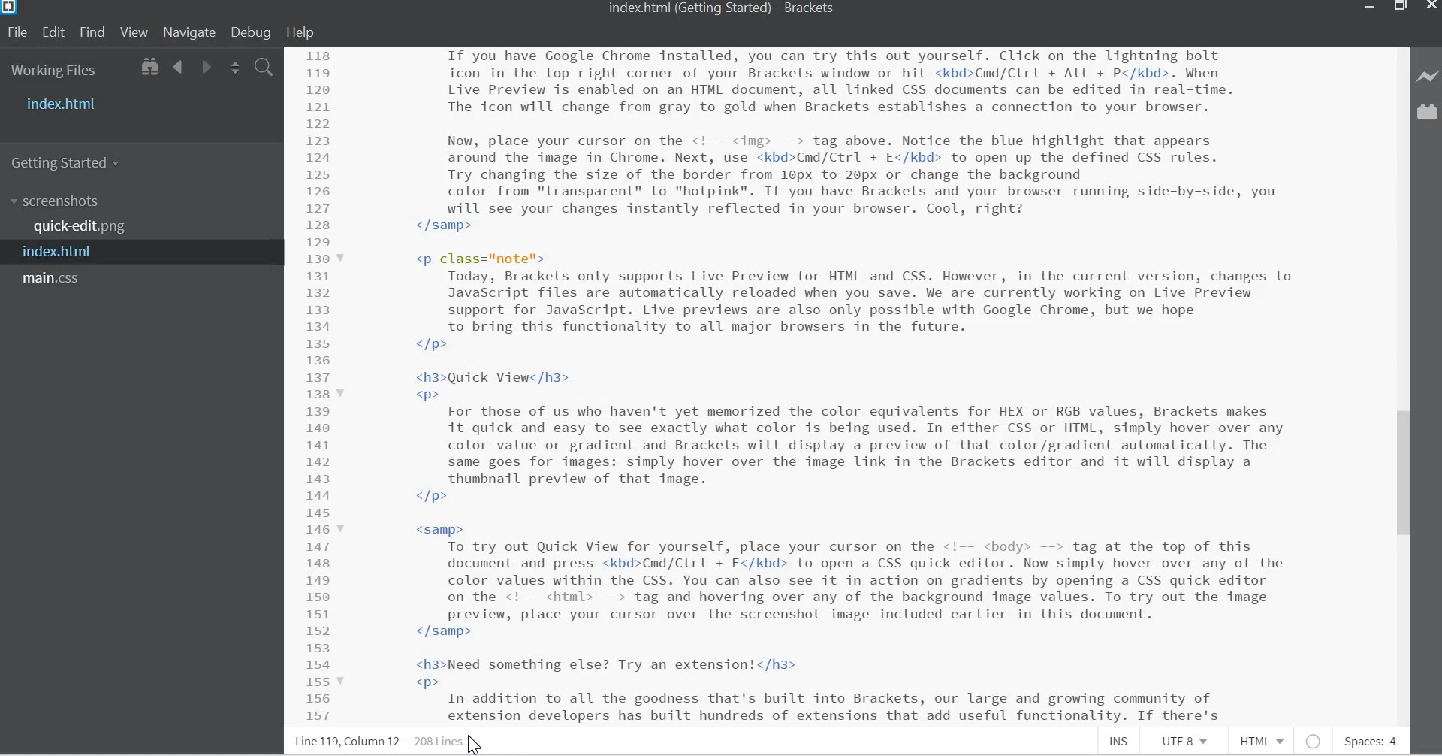 This screenshot has height=756, width=1442. Describe the element at coordinates (1427, 113) in the screenshot. I see `Extension manager` at that location.